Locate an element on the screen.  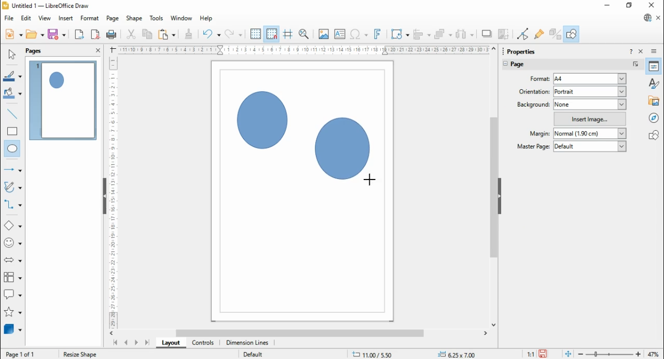
navigator is located at coordinates (655, 117).